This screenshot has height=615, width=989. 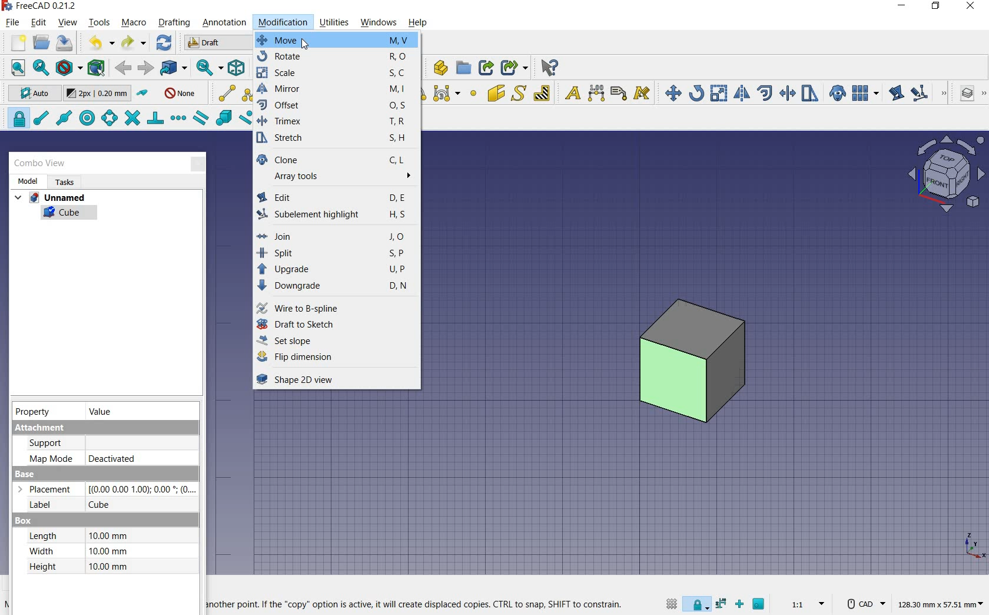 What do you see at coordinates (180, 94) in the screenshot?
I see `autogroup off` at bounding box center [180, 94].